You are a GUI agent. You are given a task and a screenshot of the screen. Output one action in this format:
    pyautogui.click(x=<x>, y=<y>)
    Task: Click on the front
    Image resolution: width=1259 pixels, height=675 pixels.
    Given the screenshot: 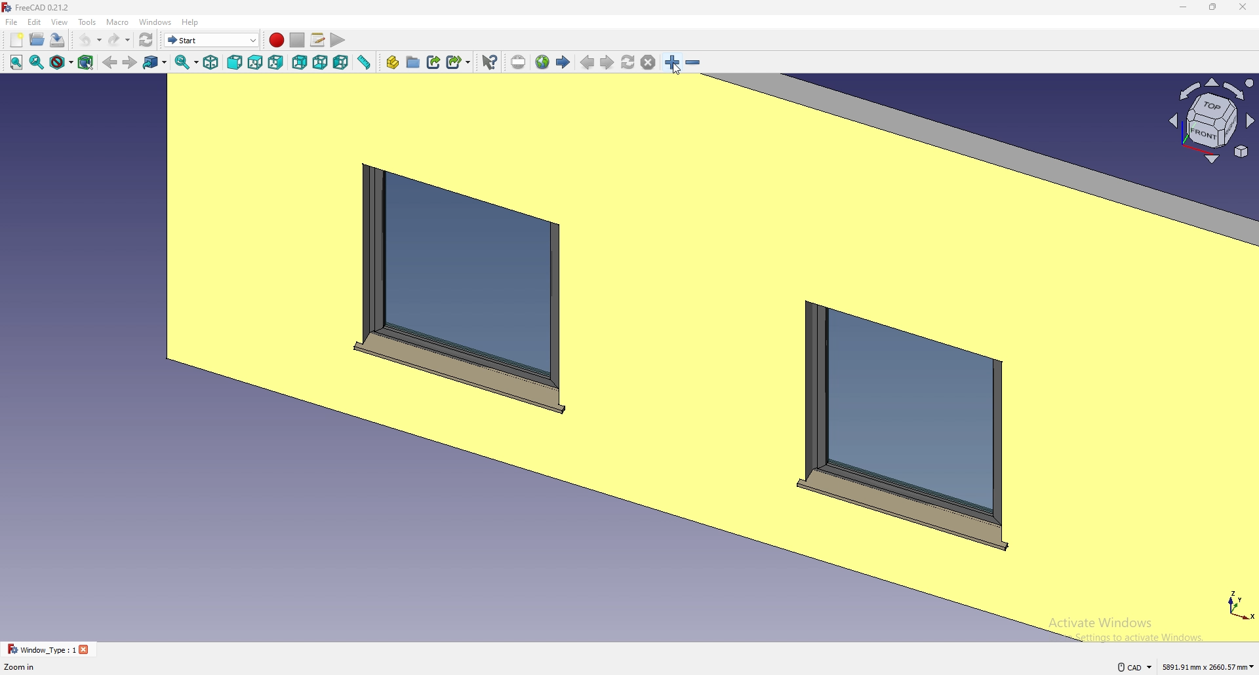 What is the action you would take?
    pyautogui.click(x=235, y=63)
    